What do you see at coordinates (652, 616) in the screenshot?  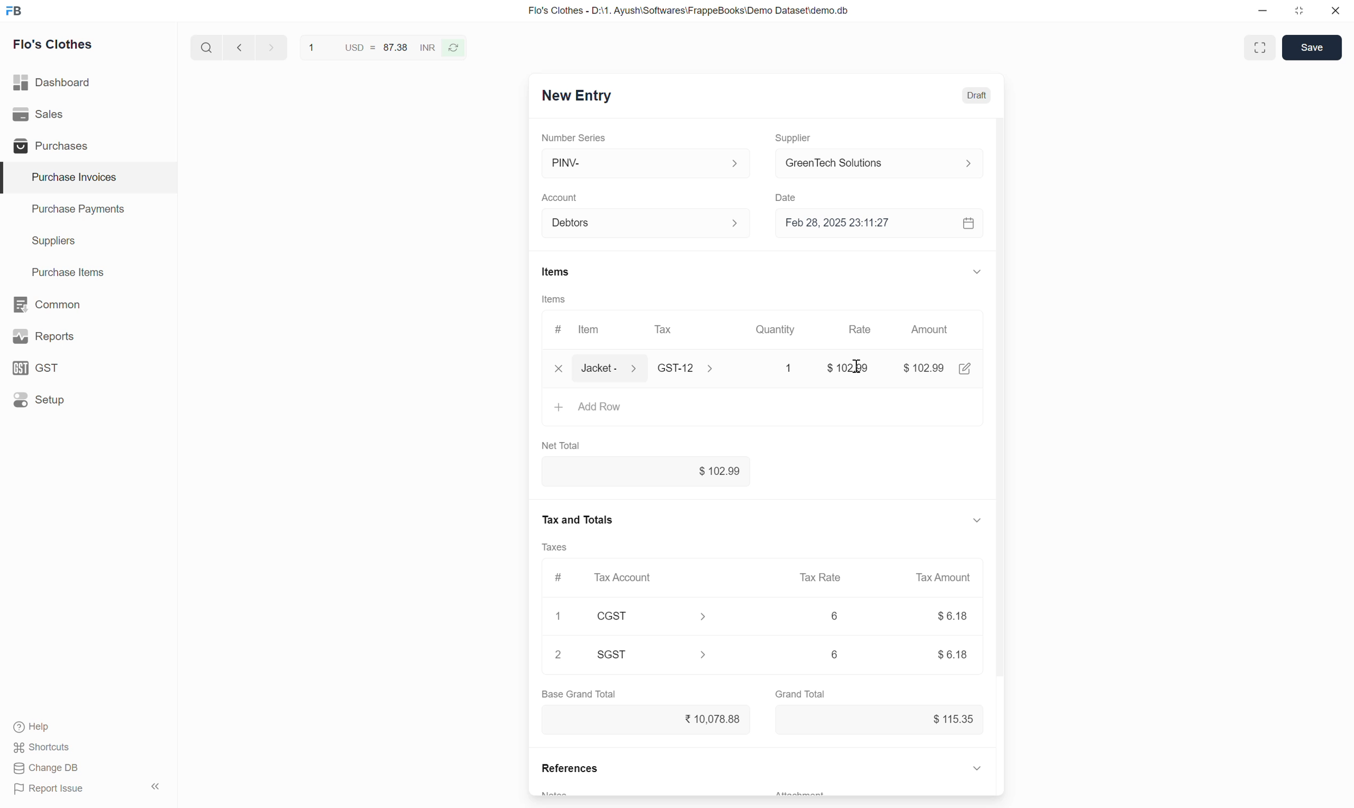 I see `CGST` at bounding box center [652, 616].